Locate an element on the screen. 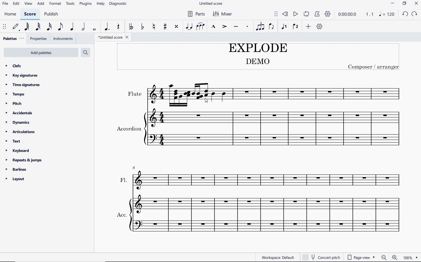 The image size is (421, 262). file name is located at coordinates (211, 4).